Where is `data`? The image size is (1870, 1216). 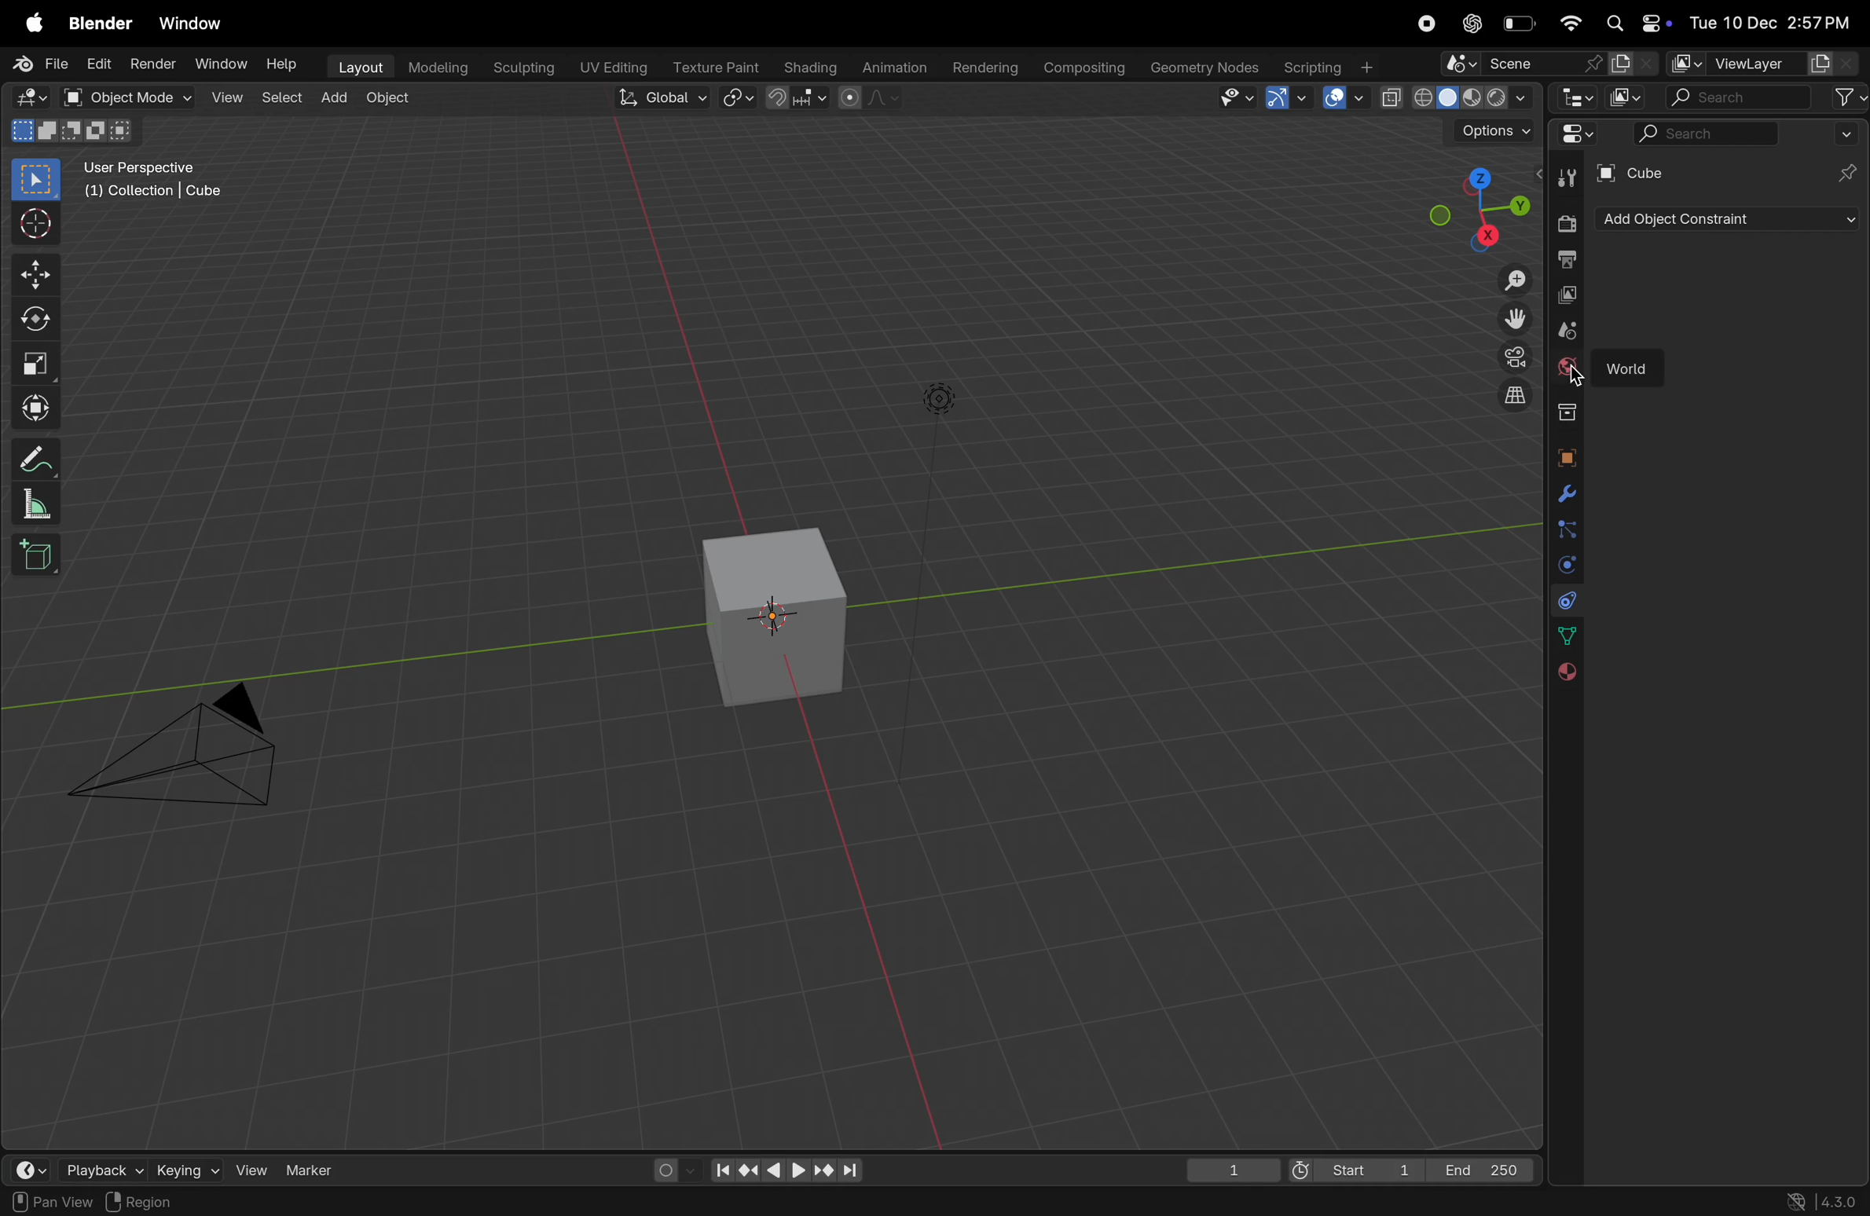
data is located at coordinates (1569, 635).